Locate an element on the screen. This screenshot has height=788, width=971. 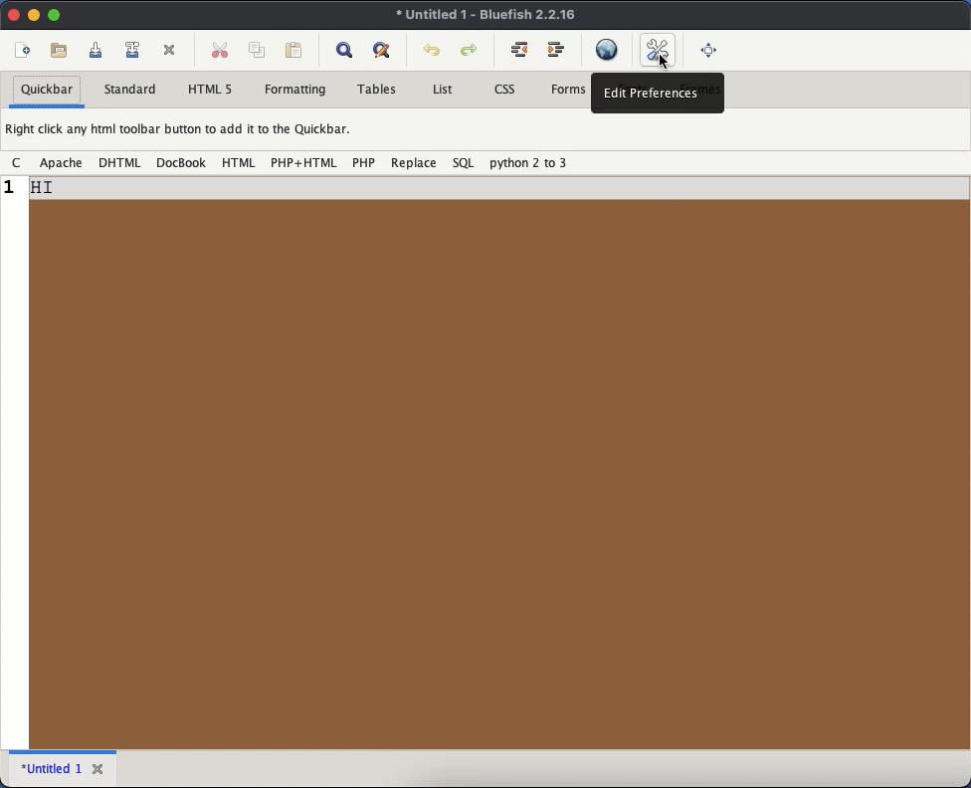
advanced find and replace is located at coordinates (383, 51).